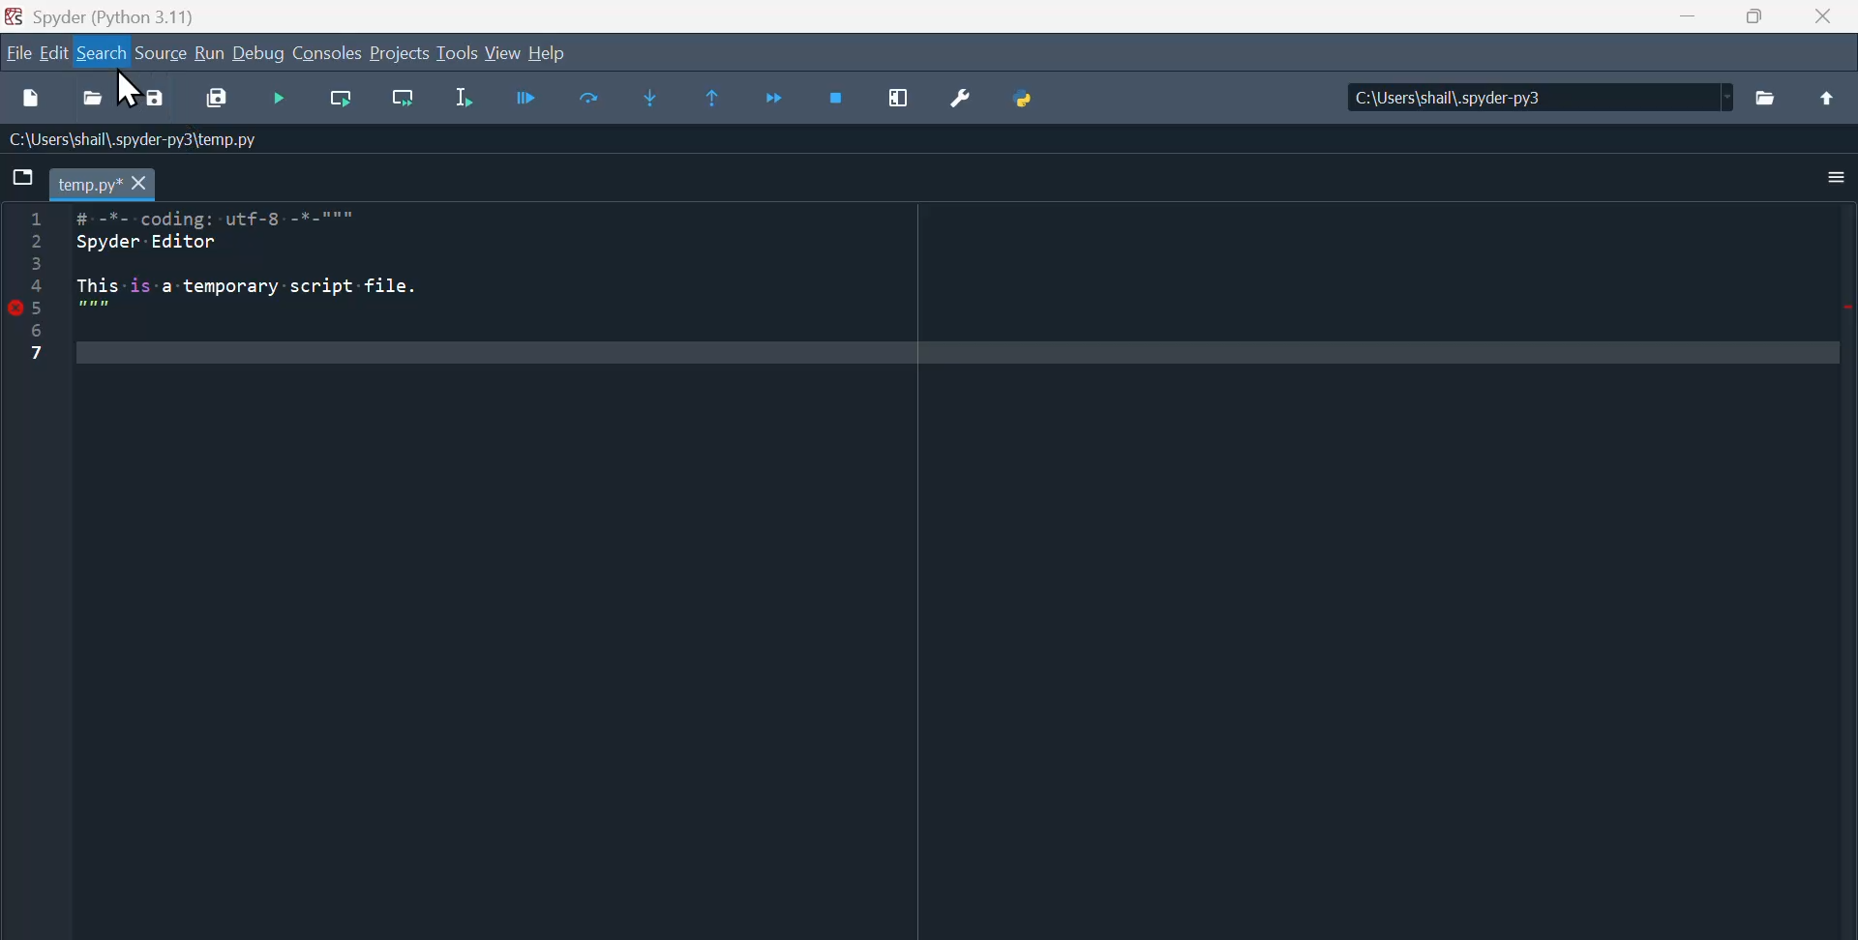 The height and width of the screenshot is (940, 1858). I want to click on help, so click(554, 54).